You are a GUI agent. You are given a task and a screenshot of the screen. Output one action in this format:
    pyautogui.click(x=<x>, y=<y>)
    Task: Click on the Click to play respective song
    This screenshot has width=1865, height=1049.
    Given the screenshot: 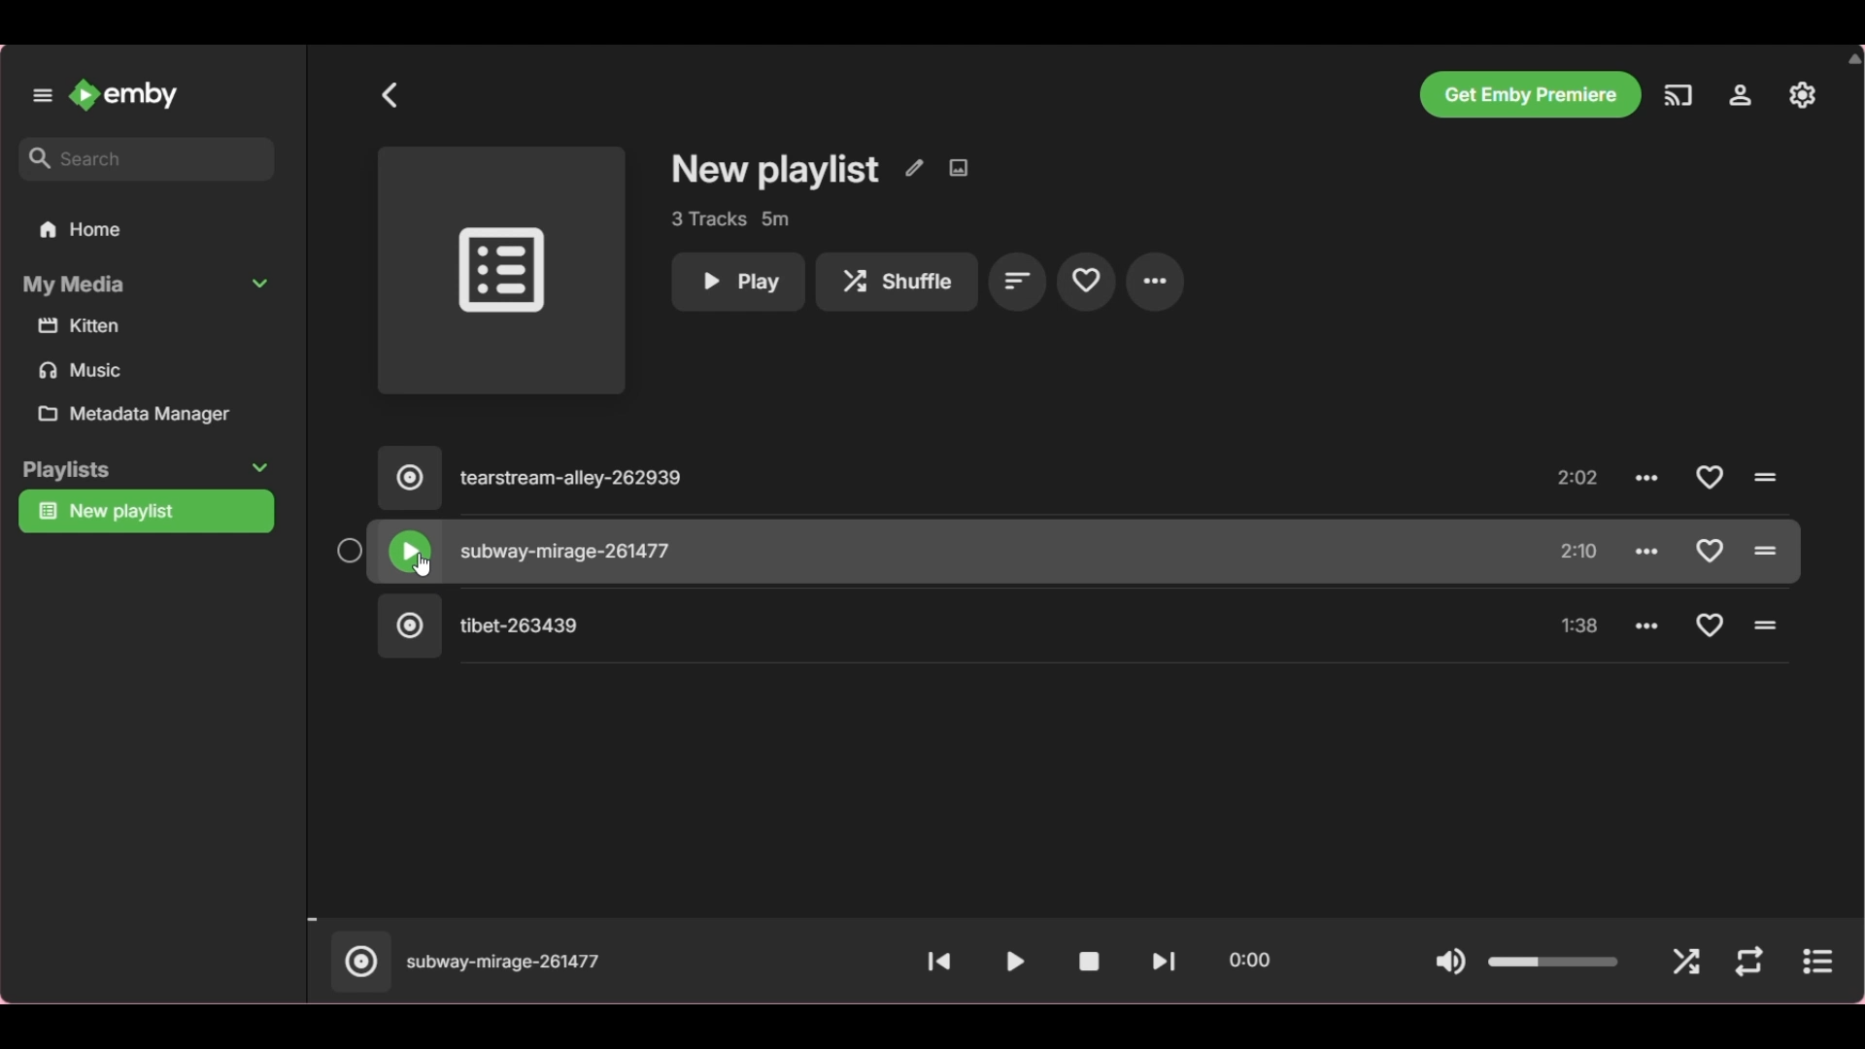 What is the action you would take?
    pyautogui.click(x=1763, y=478)
    